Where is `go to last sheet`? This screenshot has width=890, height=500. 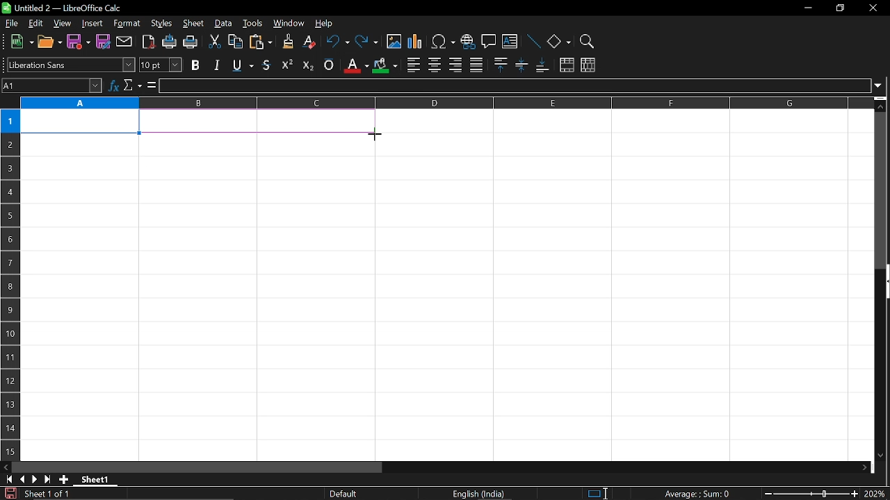 go to last sheet is located at coordinates (46, 480).